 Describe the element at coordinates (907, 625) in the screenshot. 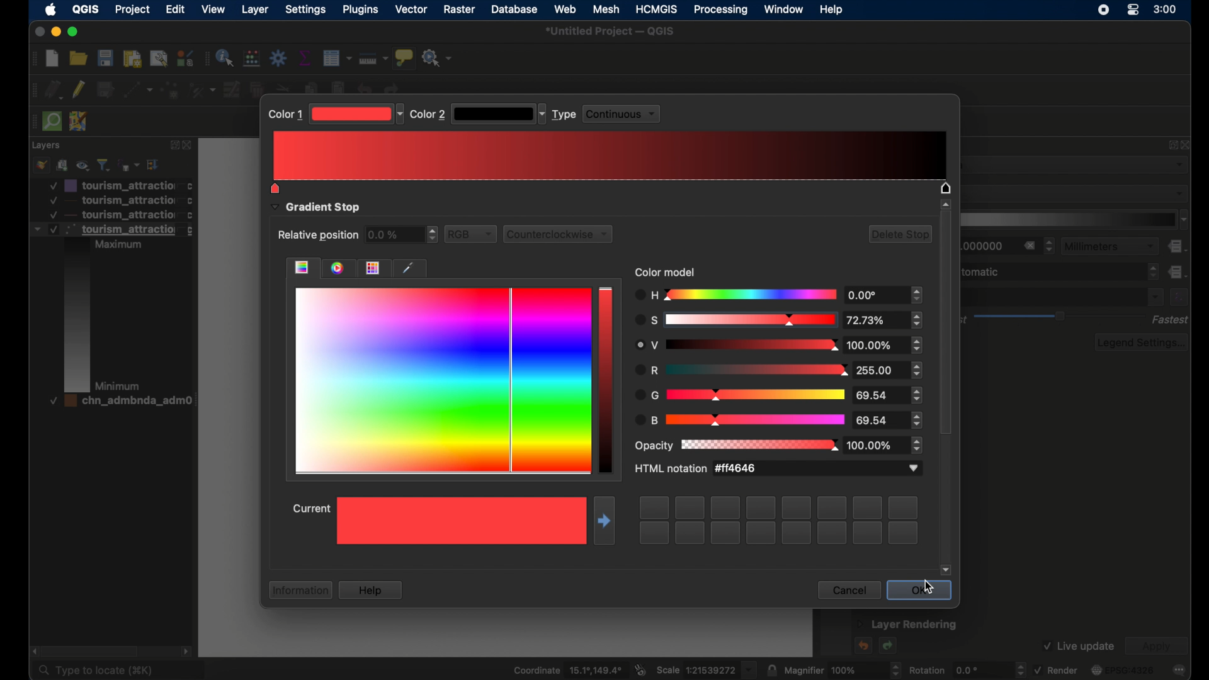

I see `layer rendering` at that location.